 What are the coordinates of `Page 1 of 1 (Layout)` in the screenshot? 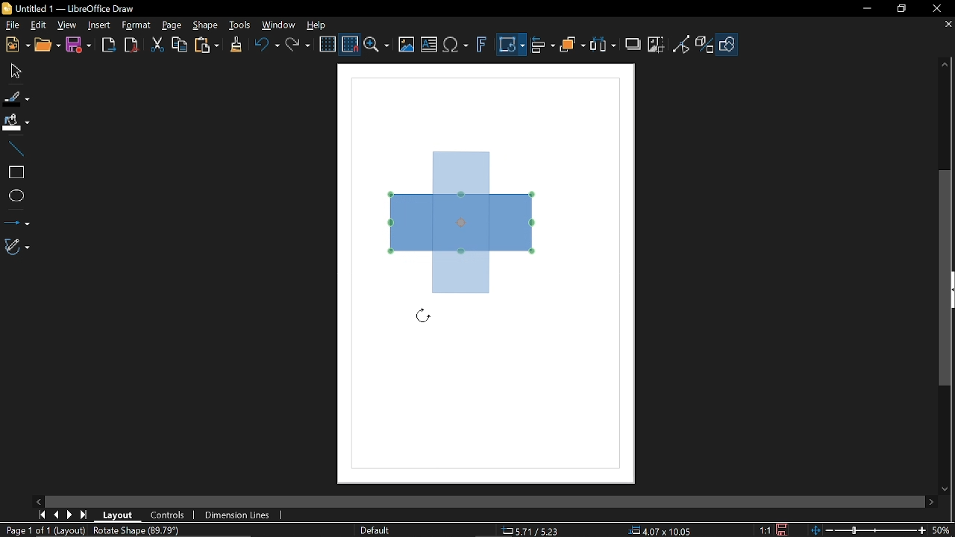 It's located at (45, 531).